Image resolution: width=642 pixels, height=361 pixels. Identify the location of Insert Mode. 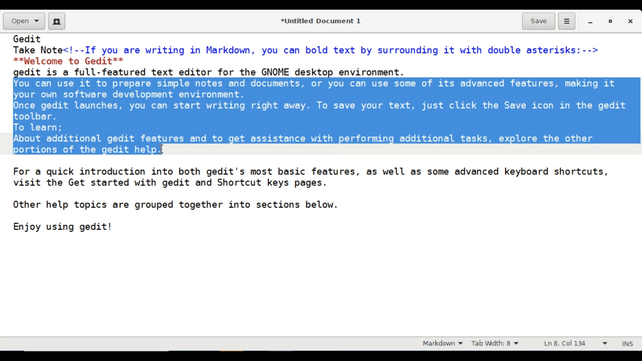
(629, 343).